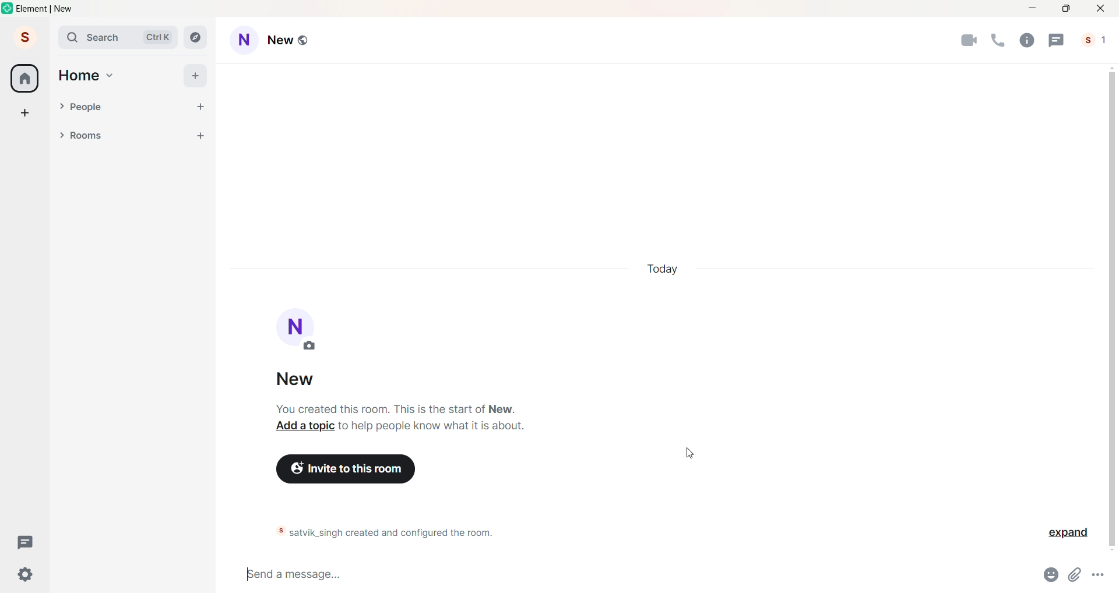 This screenshot has height=593, width=1119. What do you see at coordinates (1077, 576) in the screenshot?
I see `Attachments` at bounding box center [1077, 576].